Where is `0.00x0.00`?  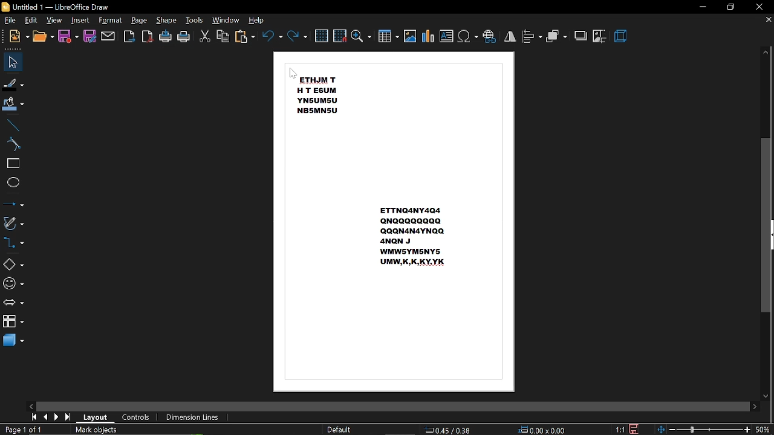 0.00x0.00 is located at coordinates (541, 428).